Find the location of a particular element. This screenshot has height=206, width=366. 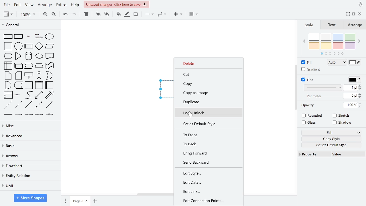

advanced is located at coordinates (30, 136).